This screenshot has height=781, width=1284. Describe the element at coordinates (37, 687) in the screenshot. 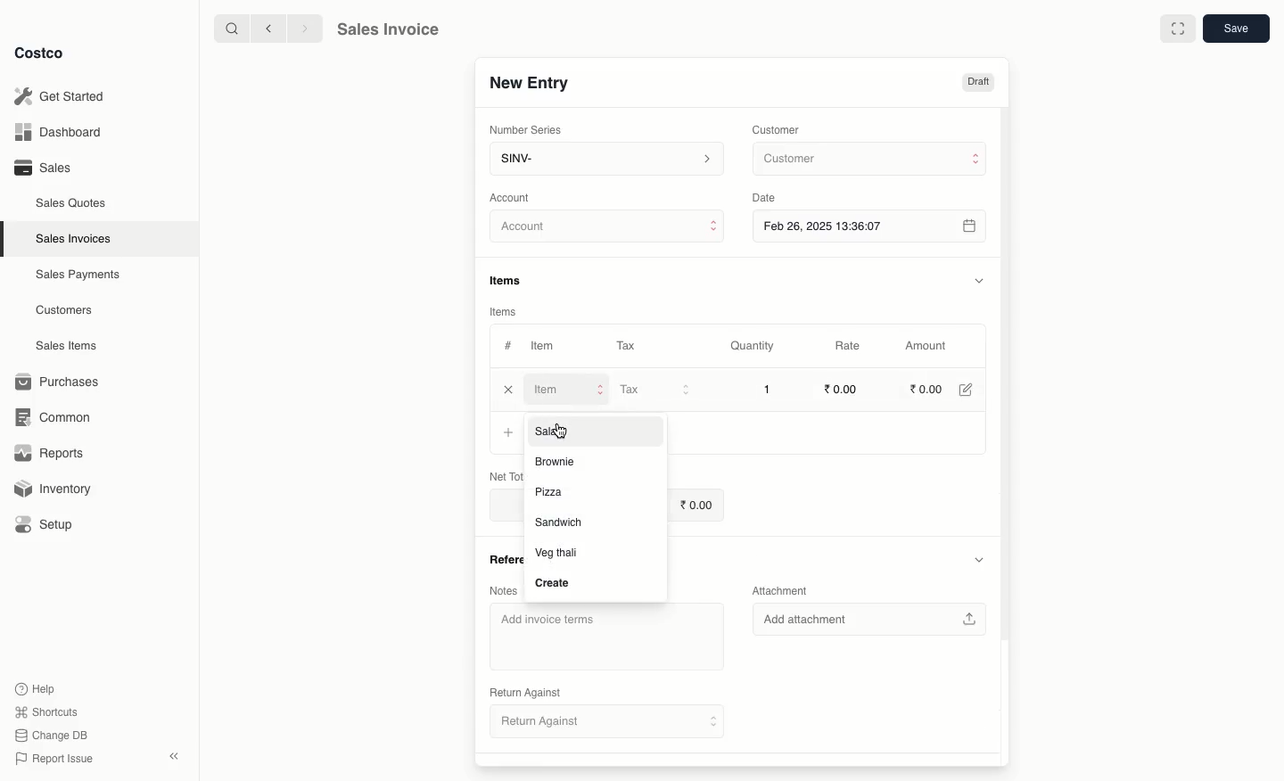

I see `Help` at that location.